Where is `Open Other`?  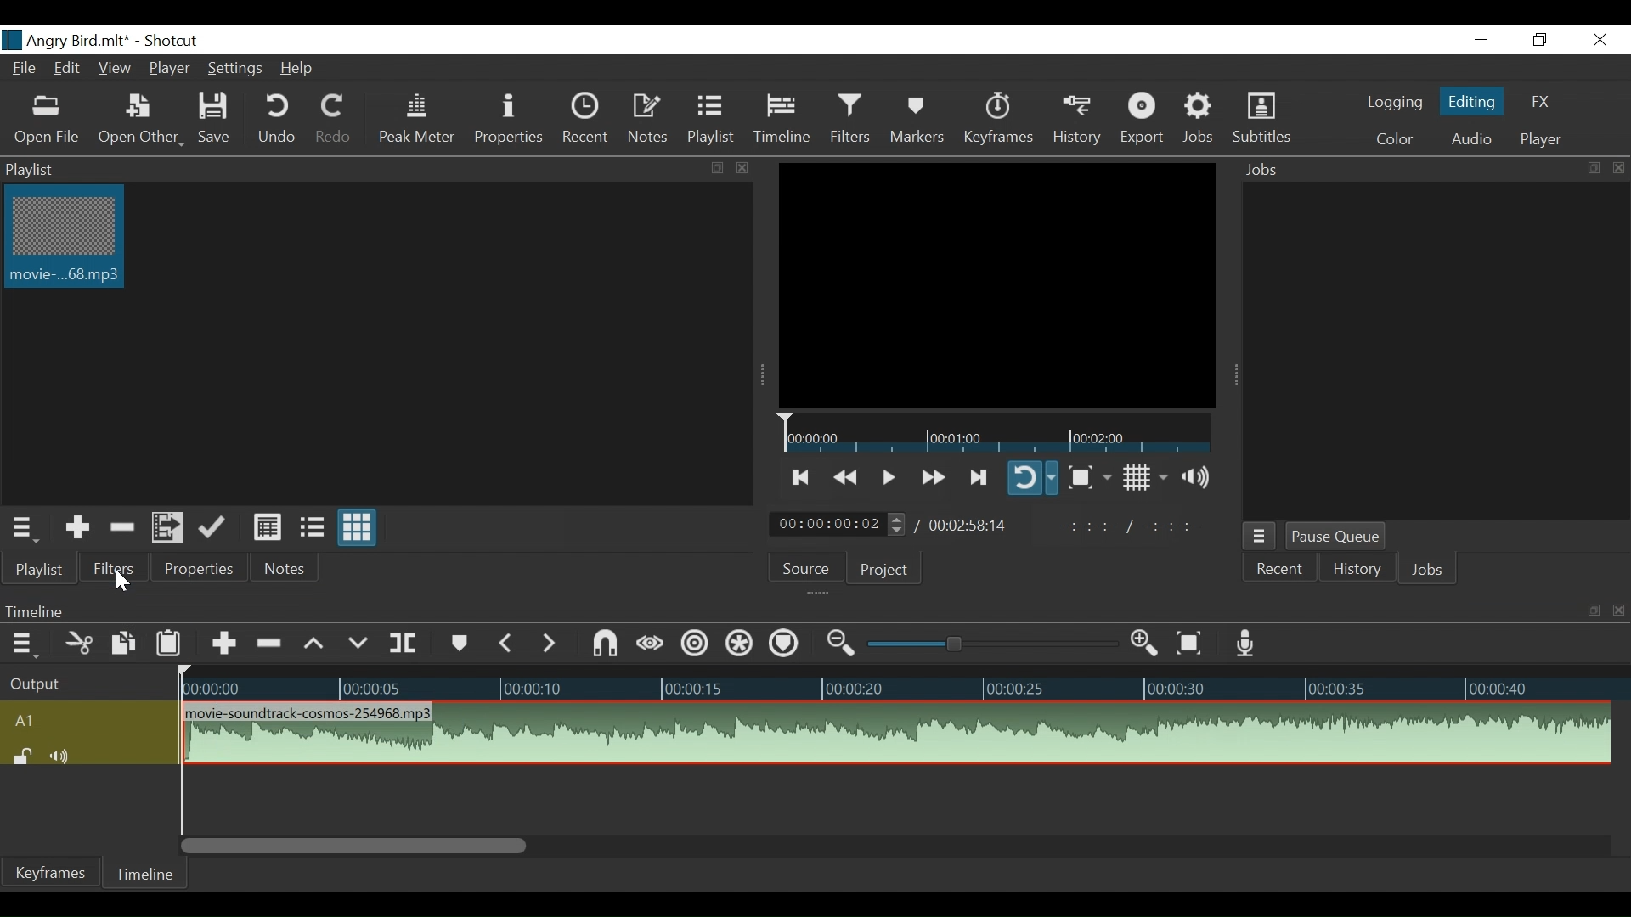
Open Other is located at coordinates (140, 121).